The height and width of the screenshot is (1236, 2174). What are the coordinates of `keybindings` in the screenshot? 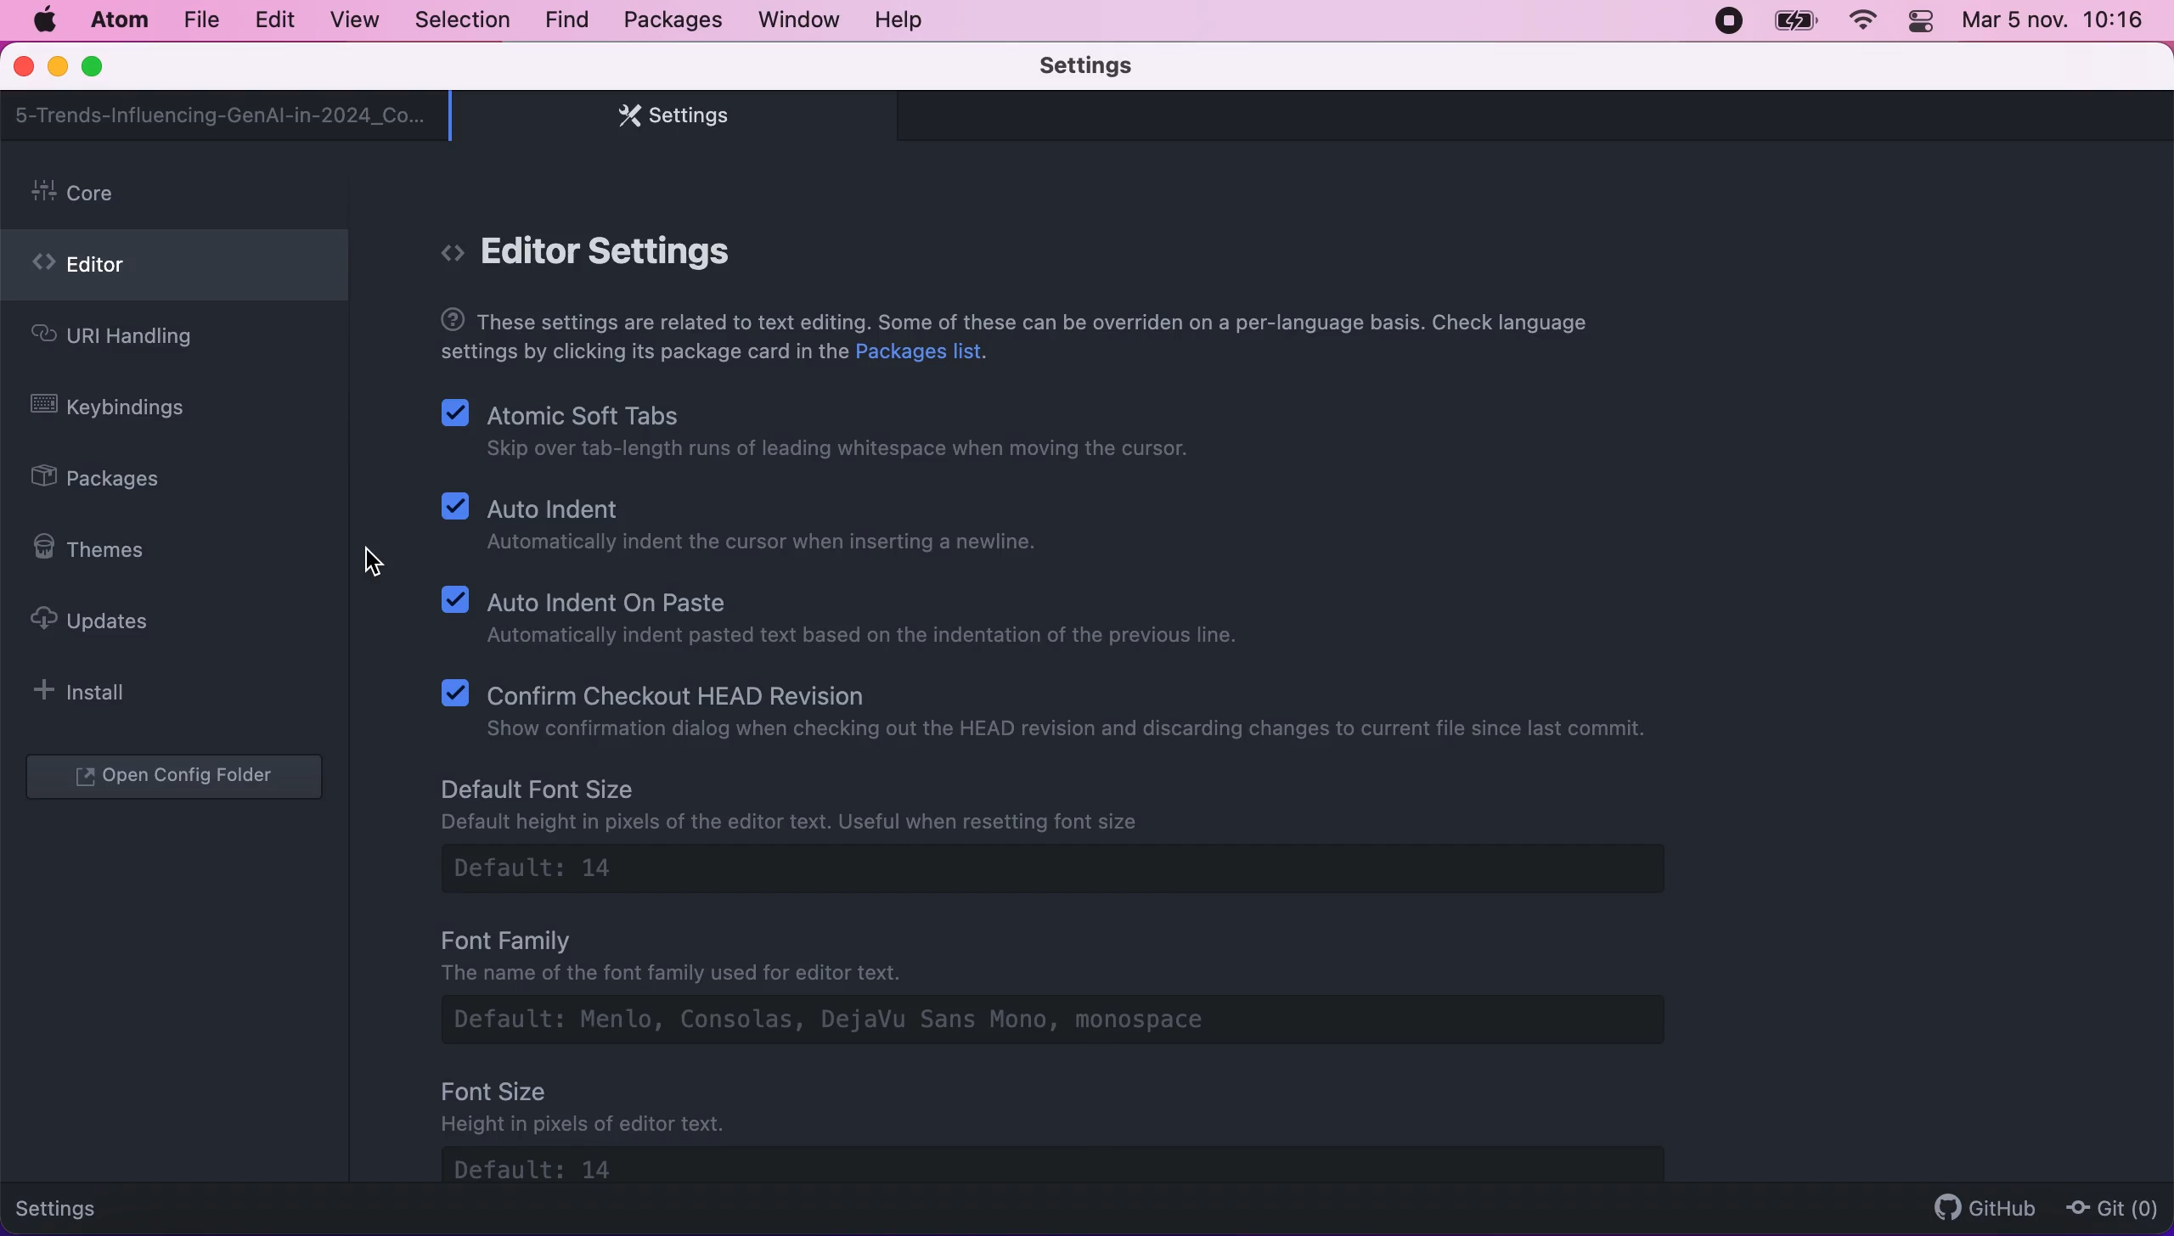 It's located at (121, 410).